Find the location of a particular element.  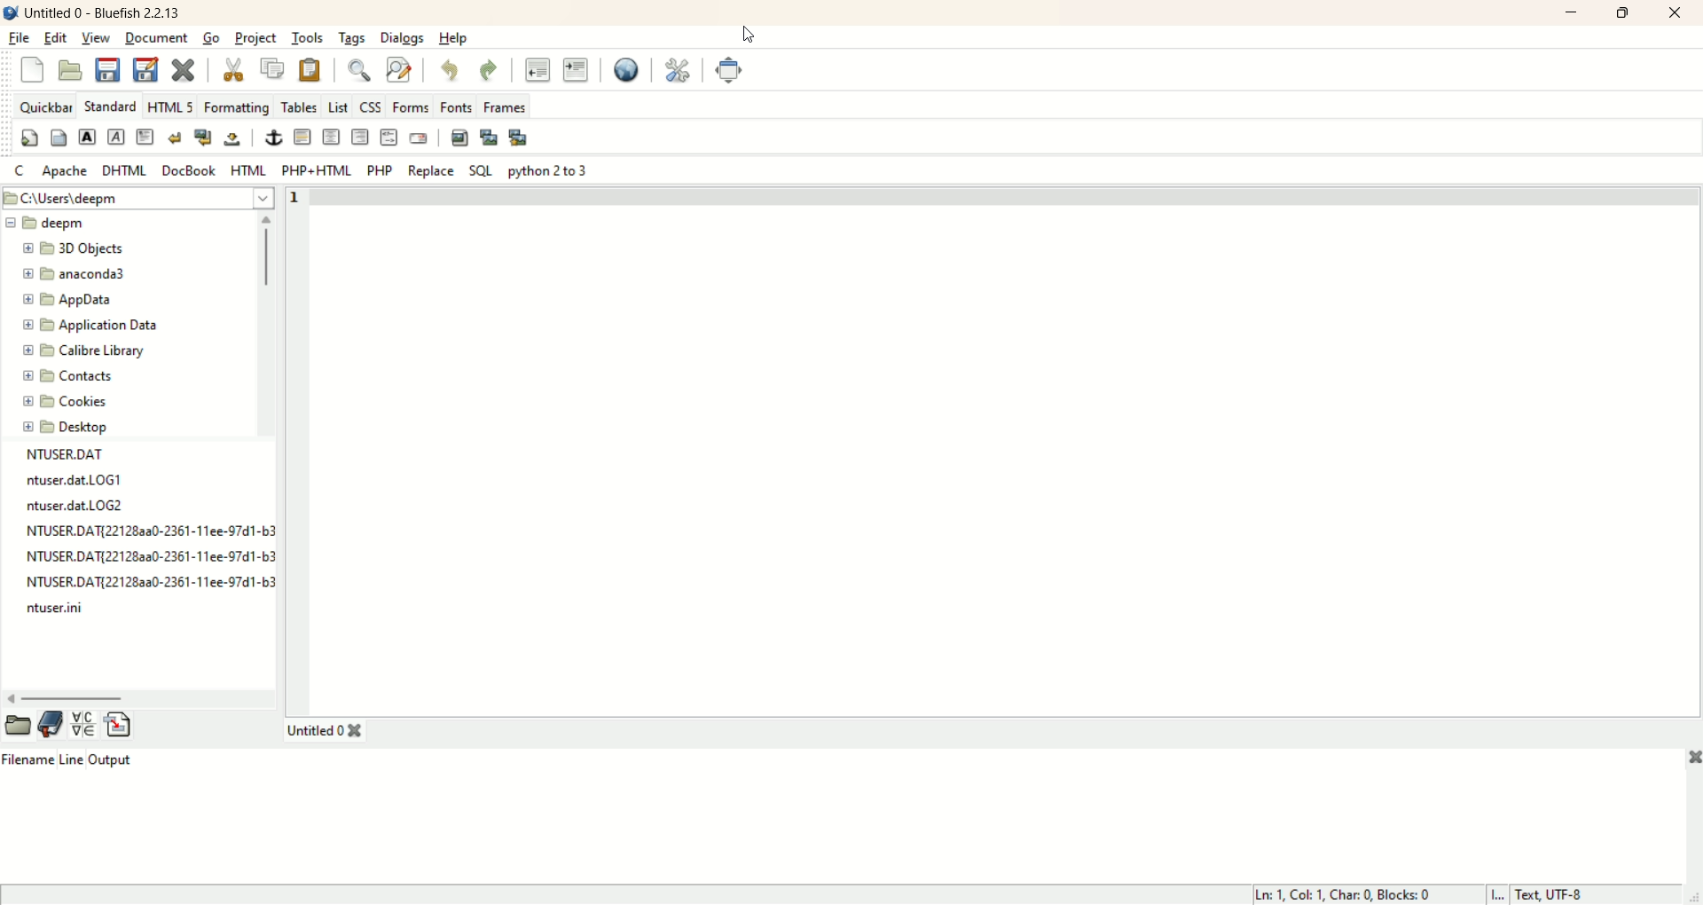

docbook is located at coordinates (190, 169).